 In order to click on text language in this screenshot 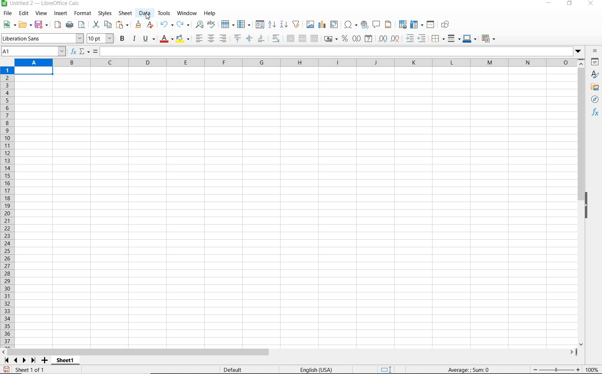, I will do `click(315, 370)`.